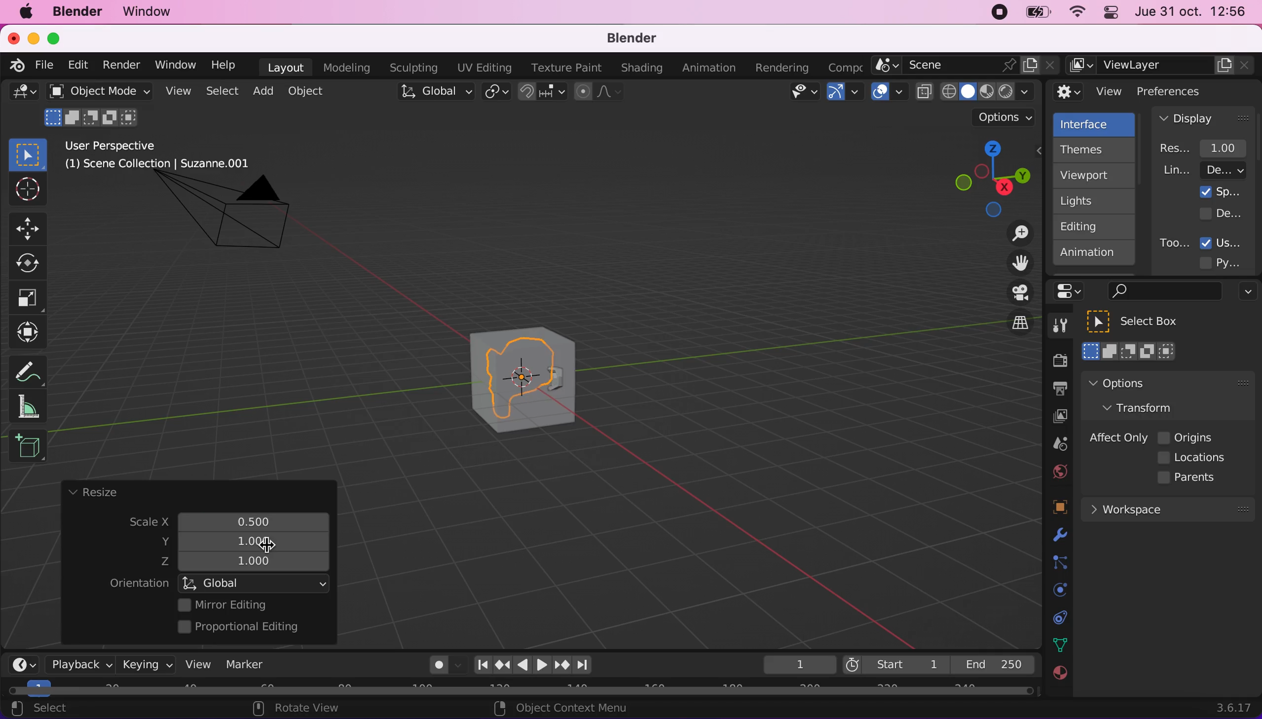  Describe the element at coordinates (1167, 508) in the screenshot. I see `workspace` at that location.